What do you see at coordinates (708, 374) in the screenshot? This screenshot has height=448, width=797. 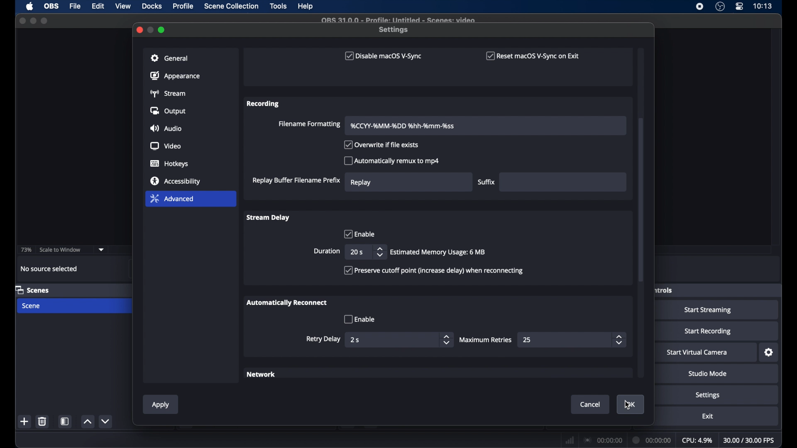 I see `studio mode` at bounding box center [708, 374].